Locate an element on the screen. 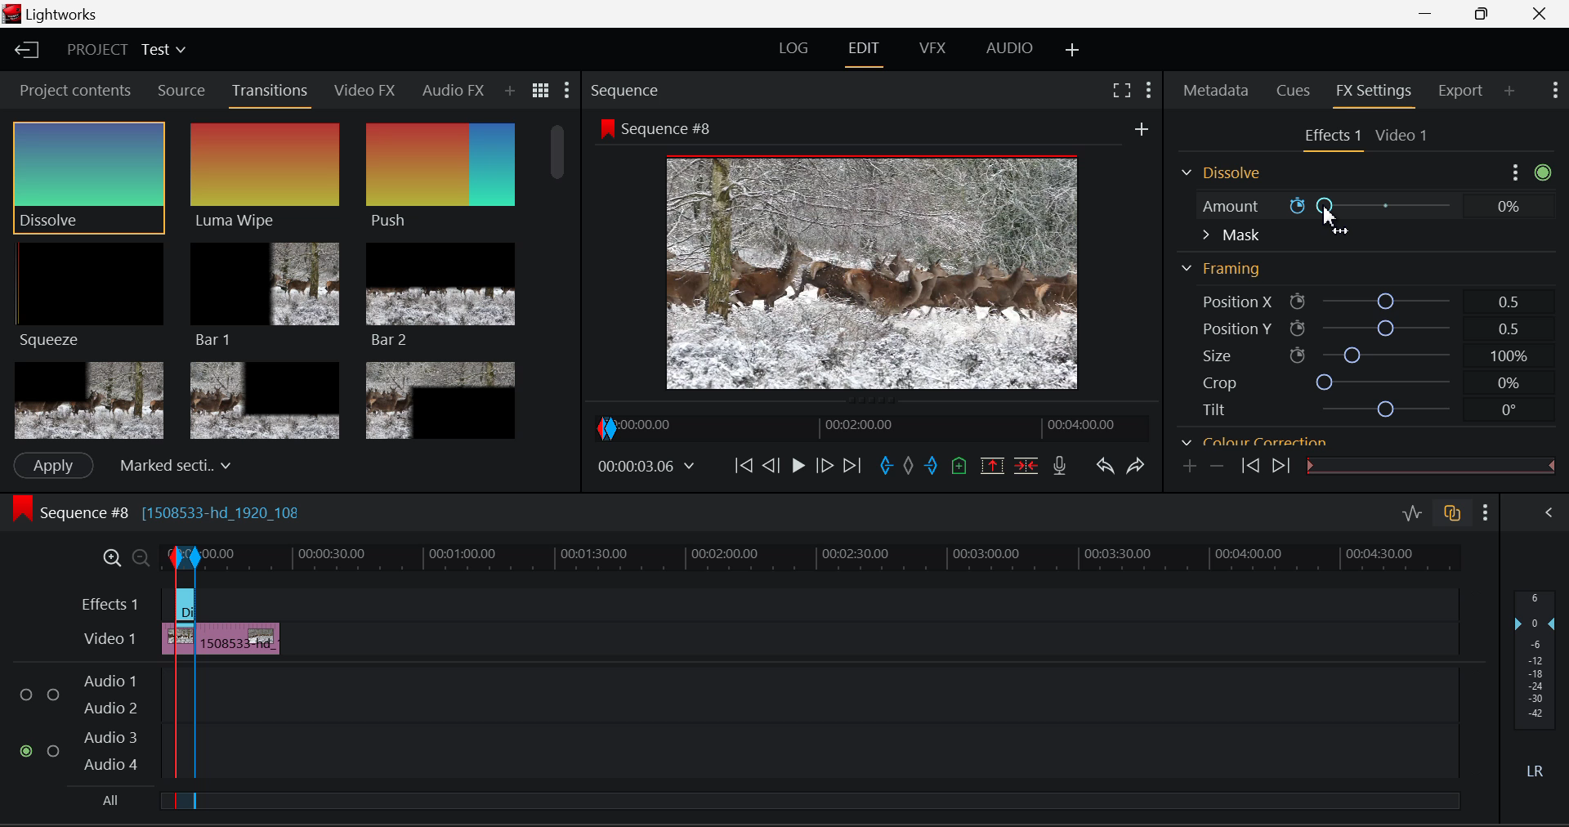 The height and width of the screenshot is (827, 1569). Scroll Bar is located at coordinates (561, 277).